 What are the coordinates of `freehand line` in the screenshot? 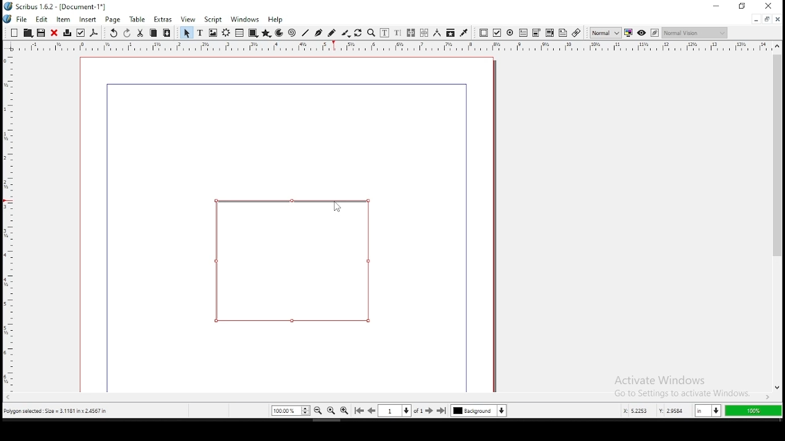 It's located at (332, 32).